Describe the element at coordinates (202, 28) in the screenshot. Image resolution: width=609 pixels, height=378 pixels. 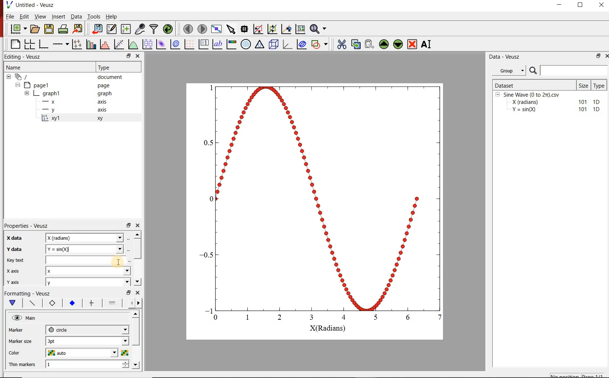
I see `go to next page` at that location.